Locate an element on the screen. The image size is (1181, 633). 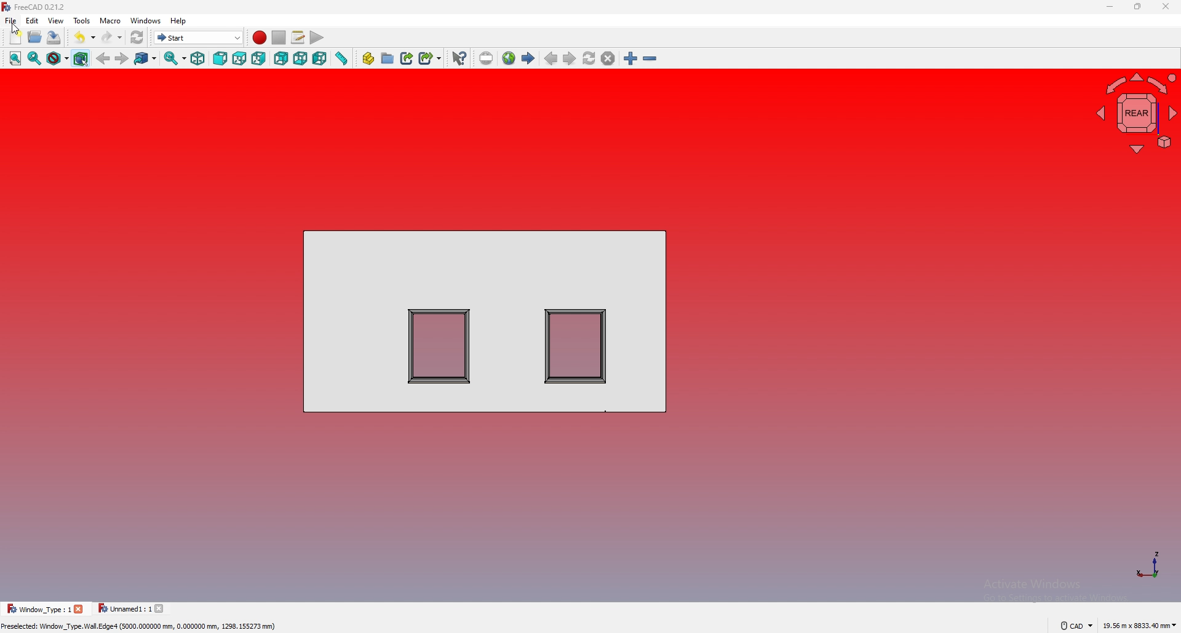
file is located at coordinates (10, 20).